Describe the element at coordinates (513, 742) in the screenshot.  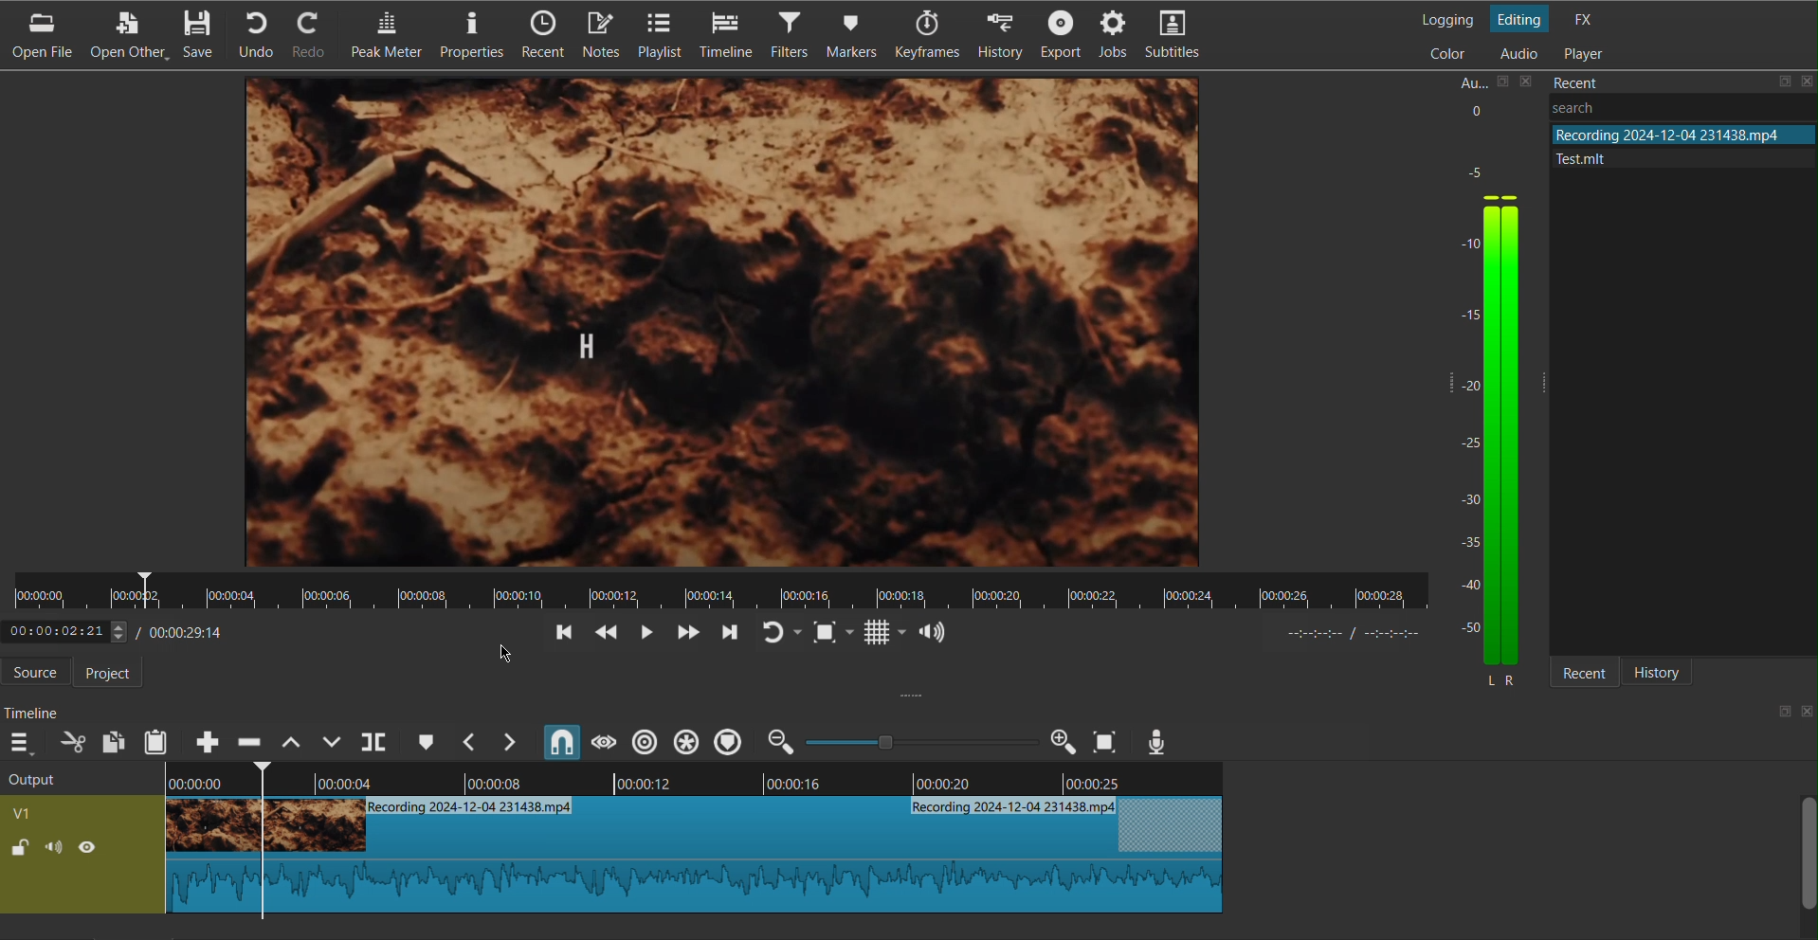
I see `Next Marker` at that location.